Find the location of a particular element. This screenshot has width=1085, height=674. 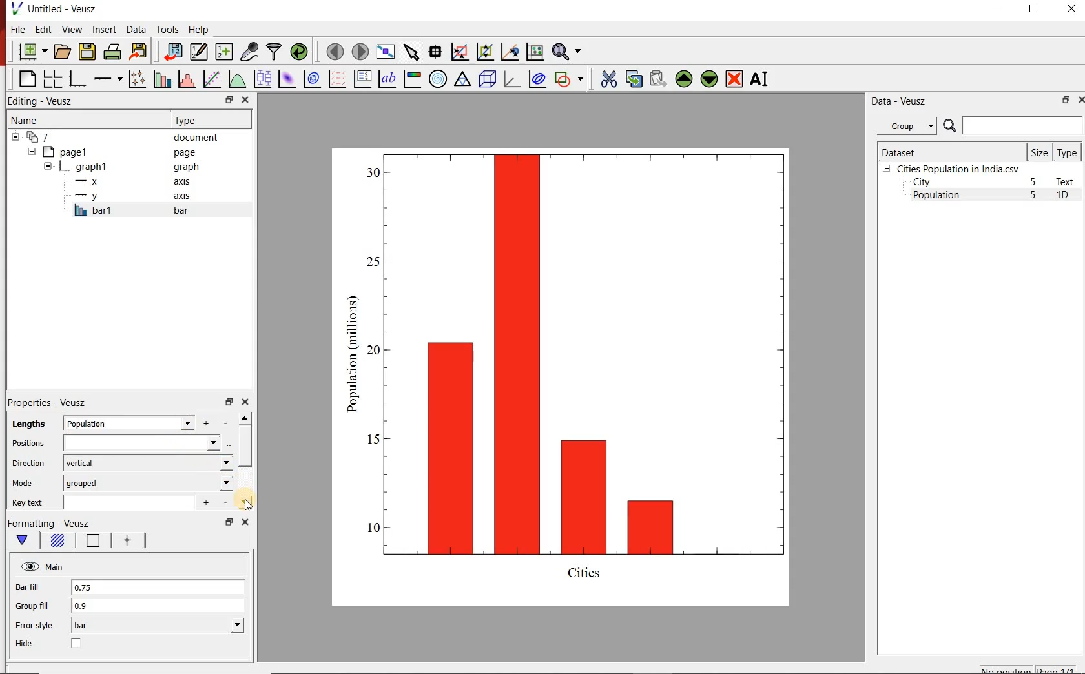

Text is located at coordinates (1068, 181).